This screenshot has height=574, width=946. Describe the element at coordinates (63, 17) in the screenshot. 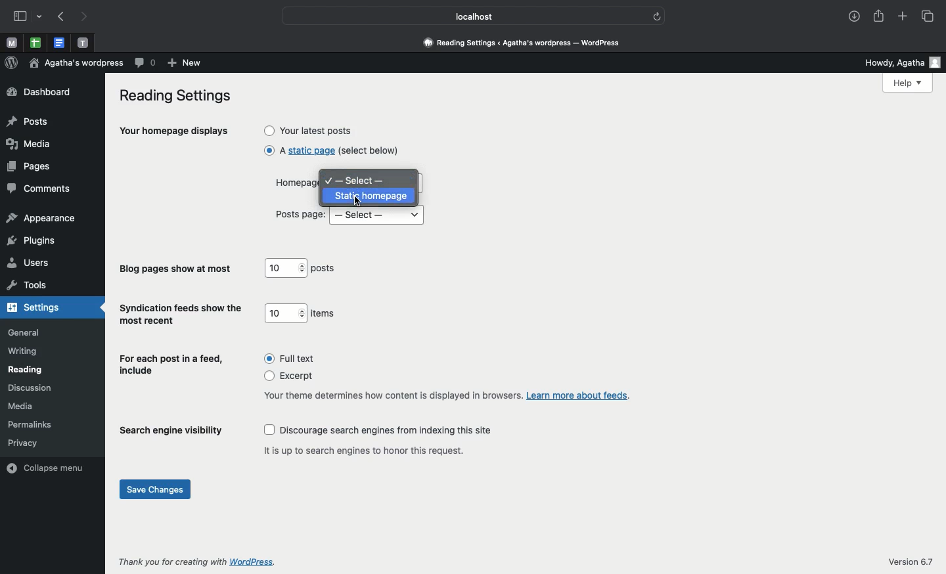

I see `Previous page` at that location.